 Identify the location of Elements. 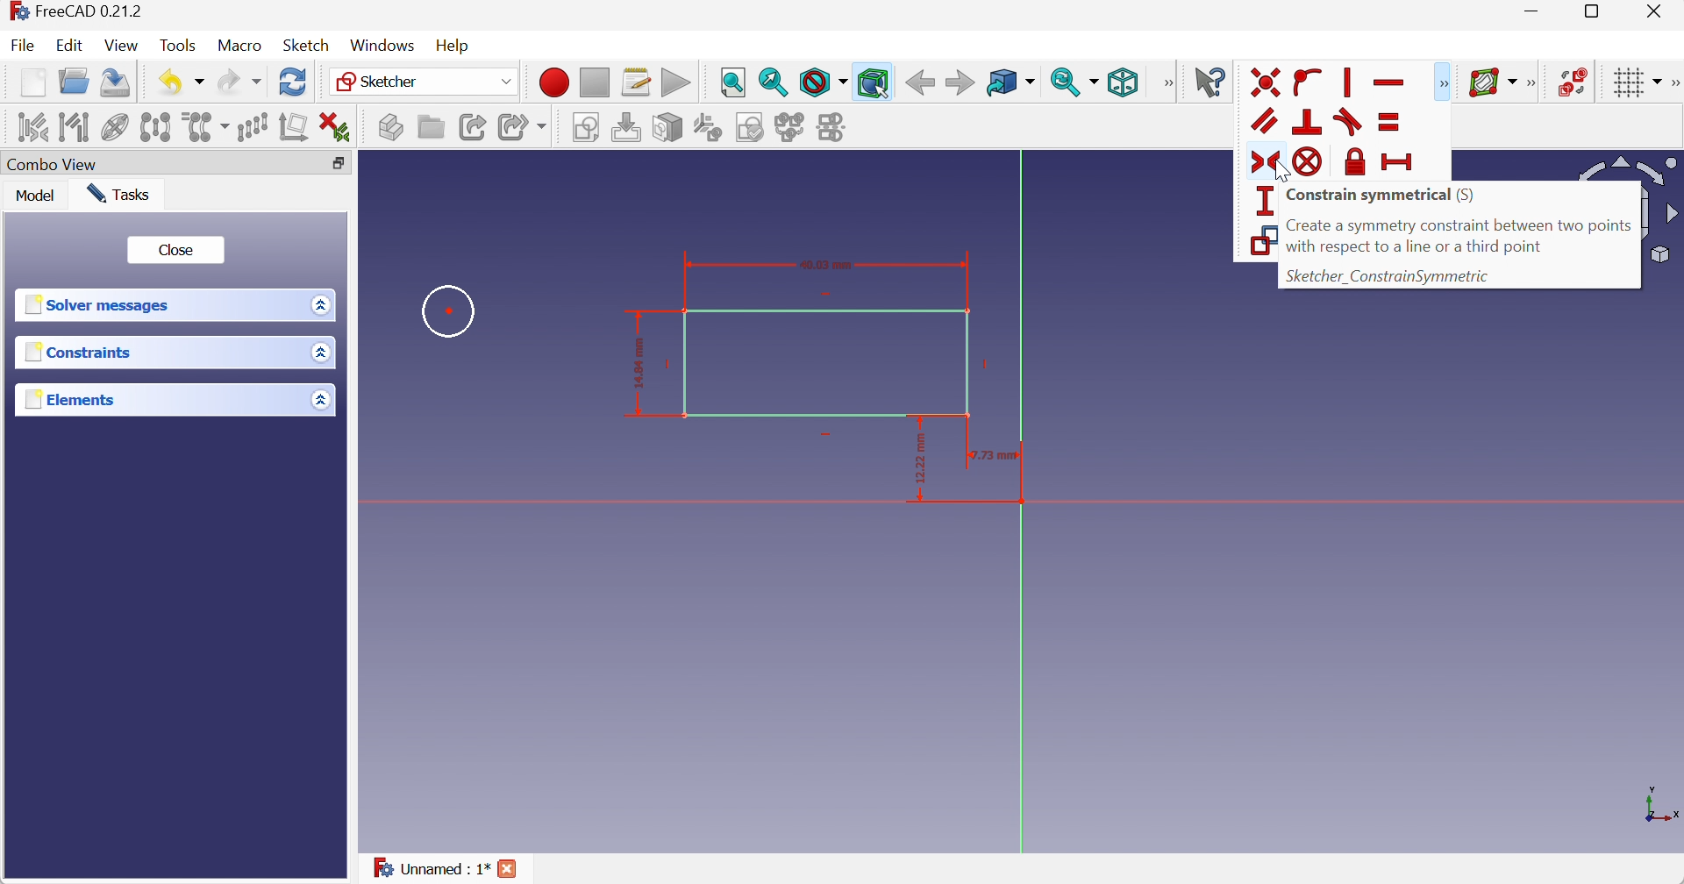
(76, 398).